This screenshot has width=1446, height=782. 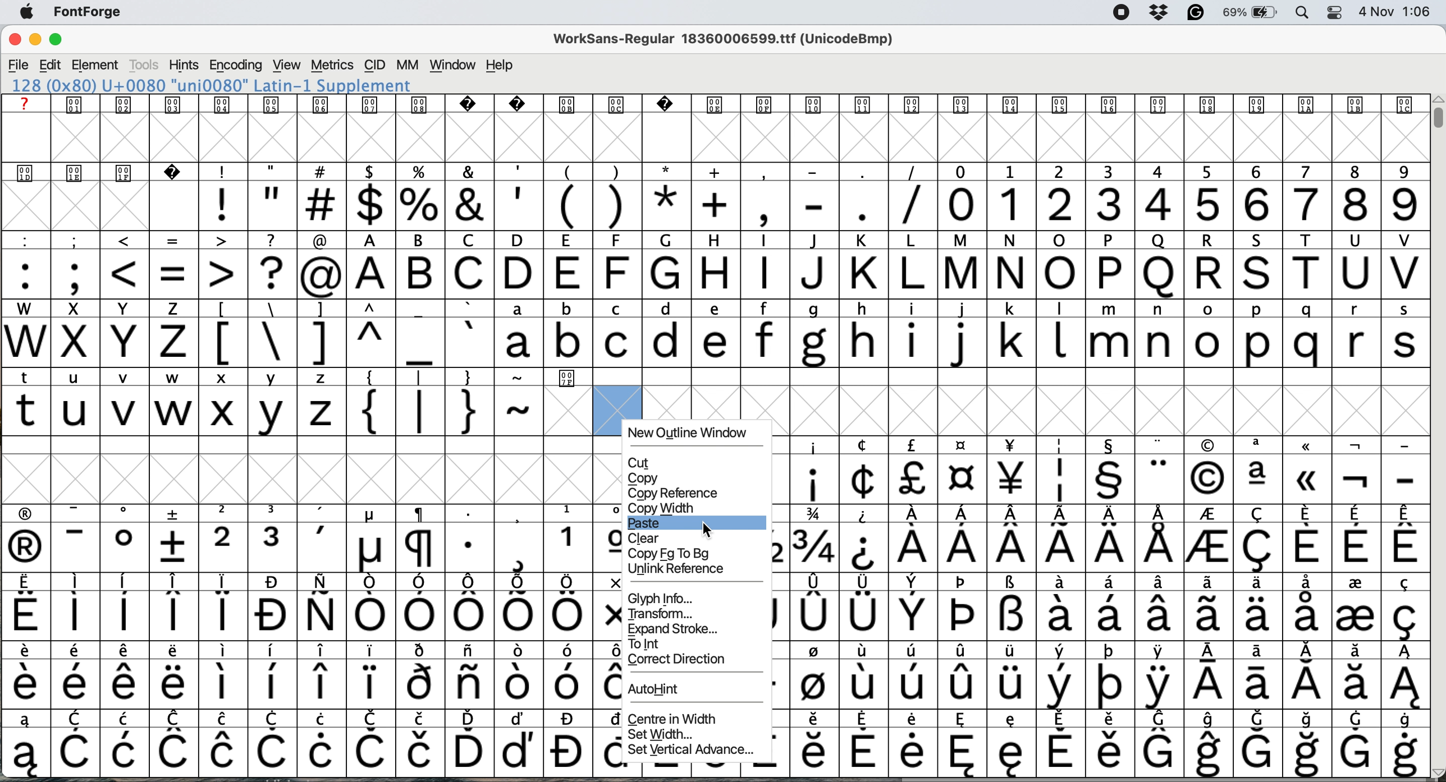 I want to click on lower case x chosen, so click(x=222, y=410).